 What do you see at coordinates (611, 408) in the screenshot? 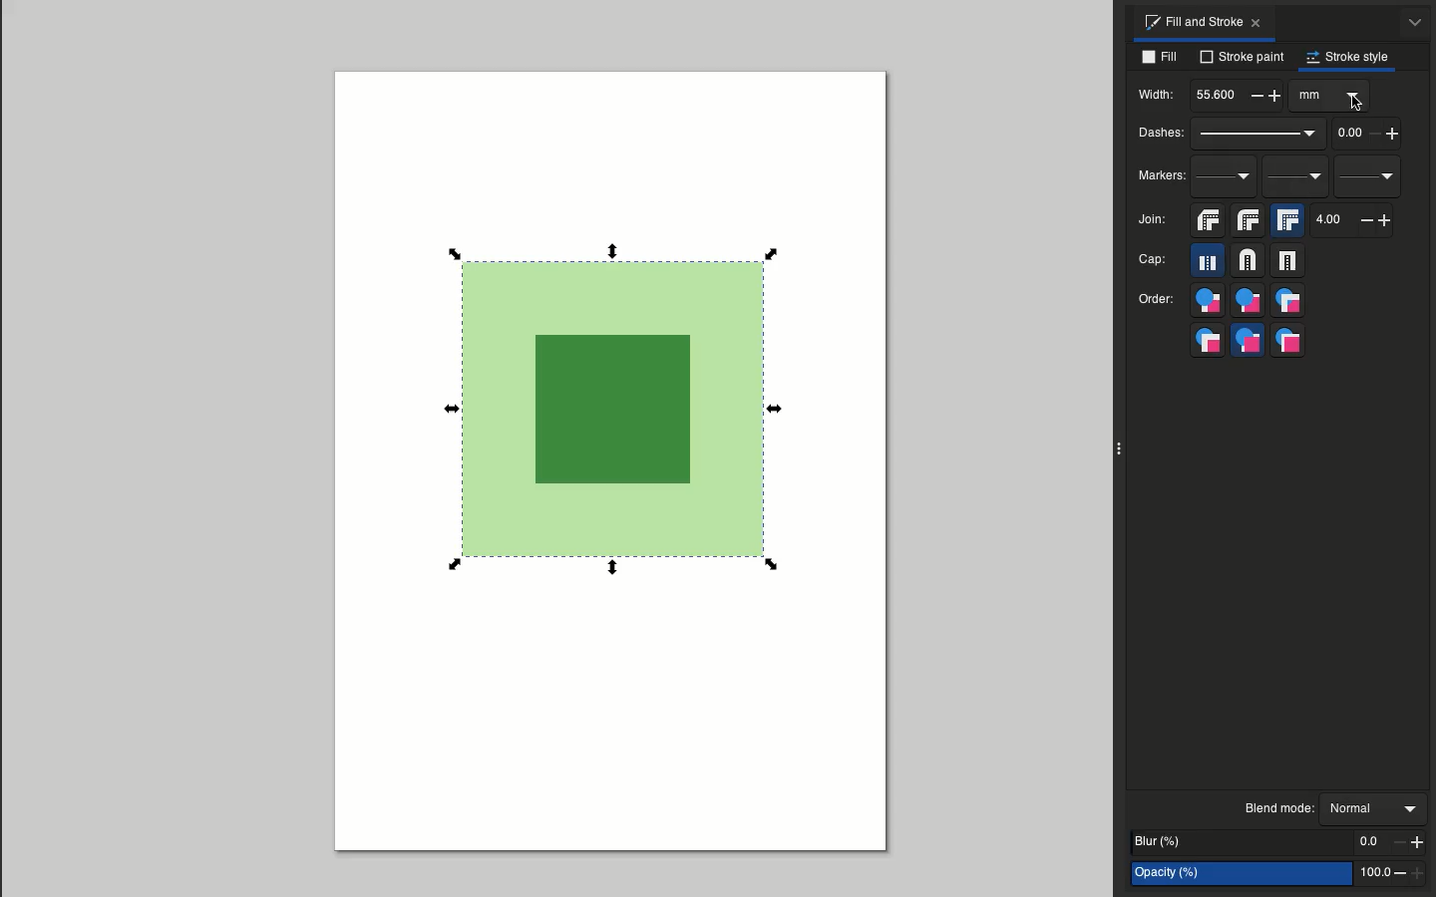
I see `Selected object` at bounding box center [611, 408].